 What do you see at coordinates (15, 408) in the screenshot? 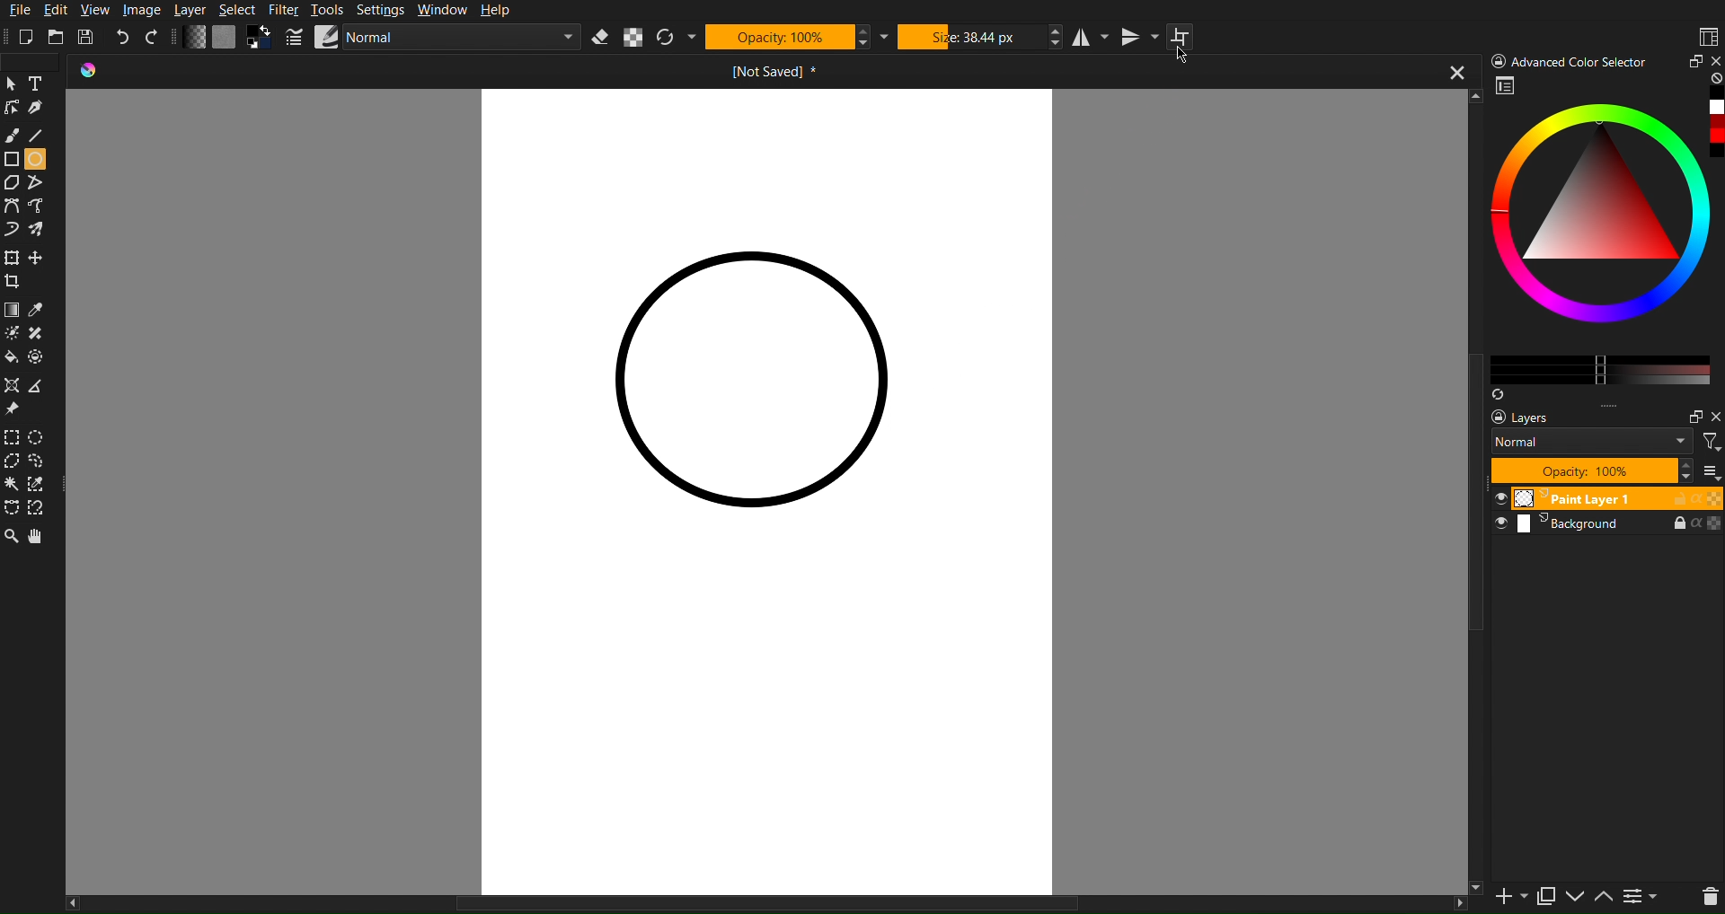
I see `Pin` at bounding box center [15, 408].